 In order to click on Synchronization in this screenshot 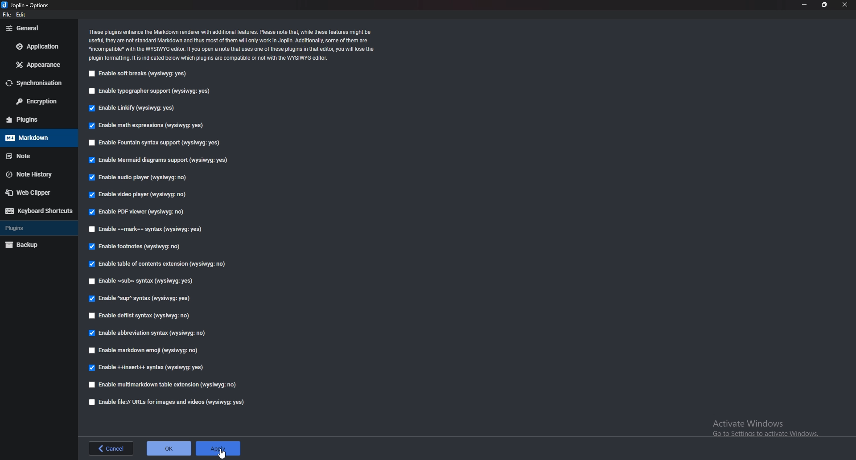, I will do `click(39, 82)`.